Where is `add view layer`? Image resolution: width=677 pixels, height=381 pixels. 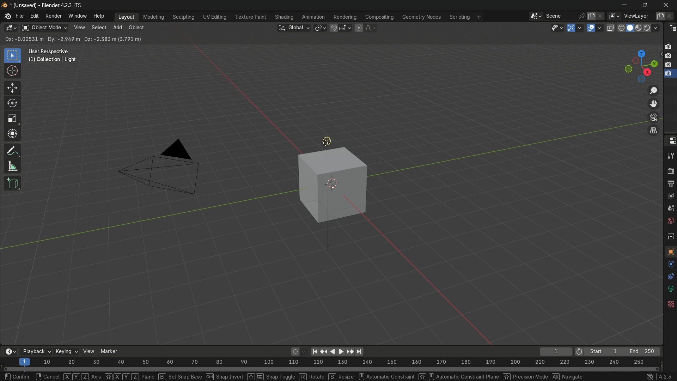
add view layer is located at coordinates (660, 16).